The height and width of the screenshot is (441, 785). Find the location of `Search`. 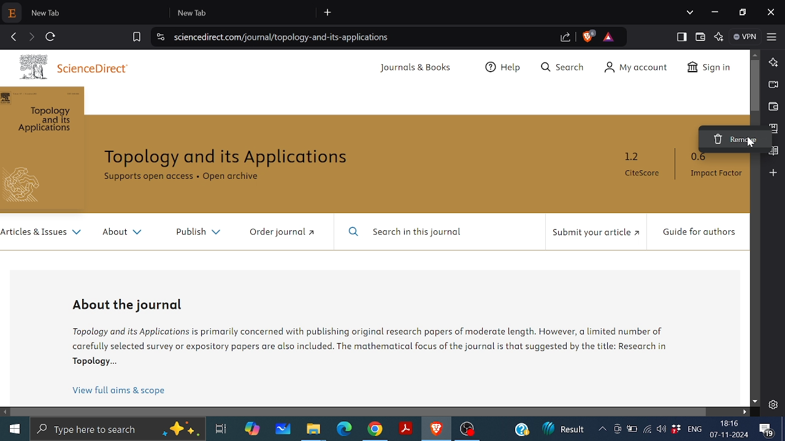

Search is located at coordinates (561, 69).